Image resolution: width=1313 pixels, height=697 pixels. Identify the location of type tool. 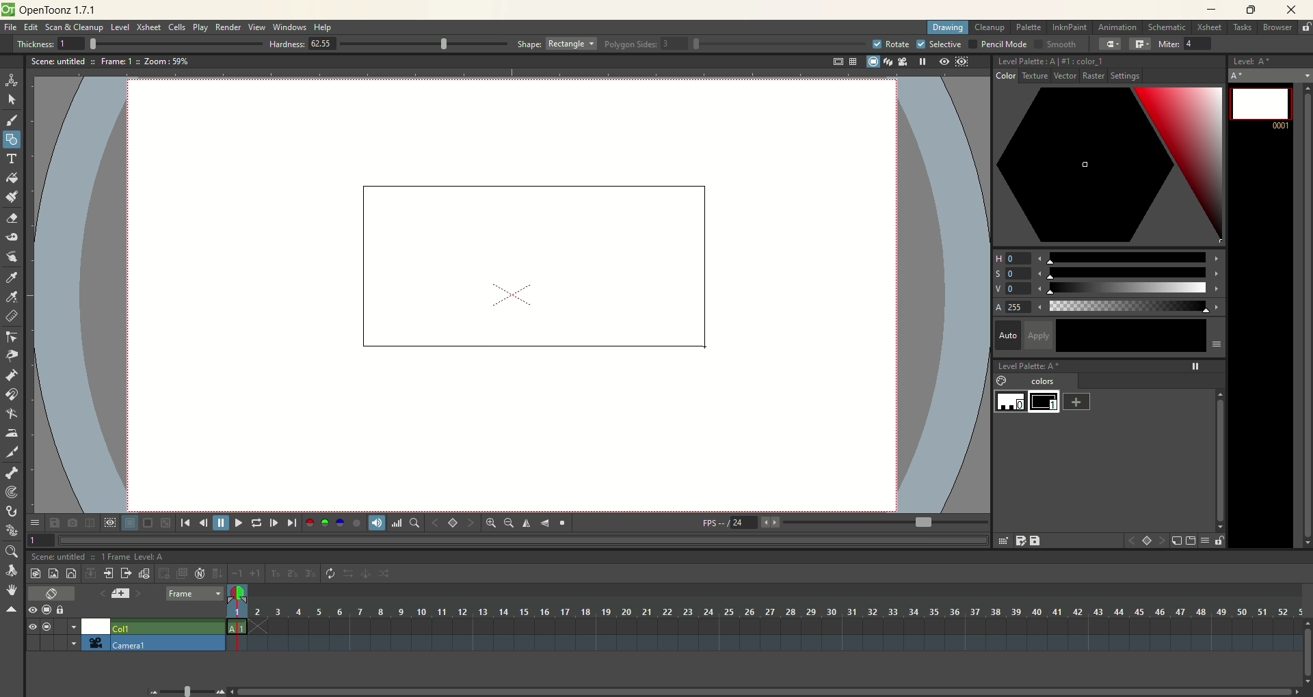
(13, 159).